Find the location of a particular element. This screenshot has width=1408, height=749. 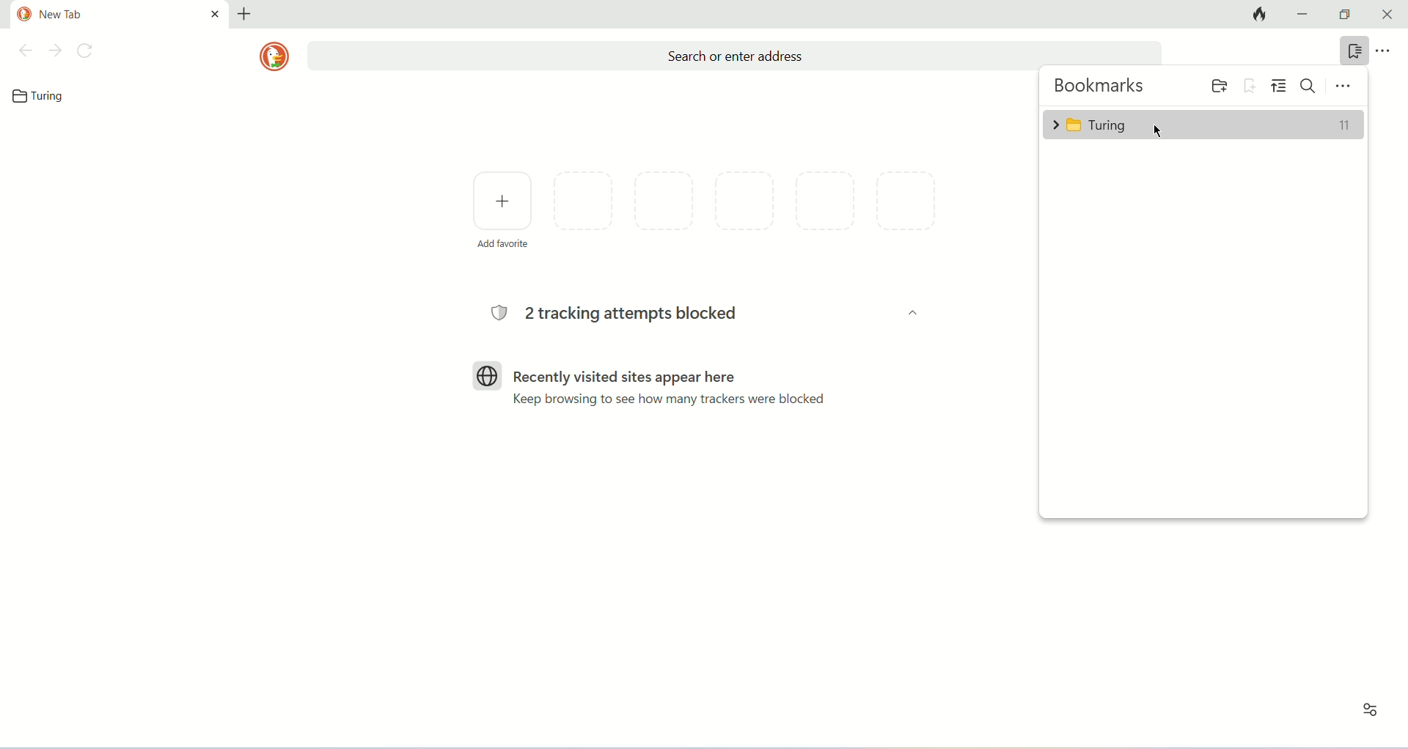

Logo is located at coordinates (488, 374).